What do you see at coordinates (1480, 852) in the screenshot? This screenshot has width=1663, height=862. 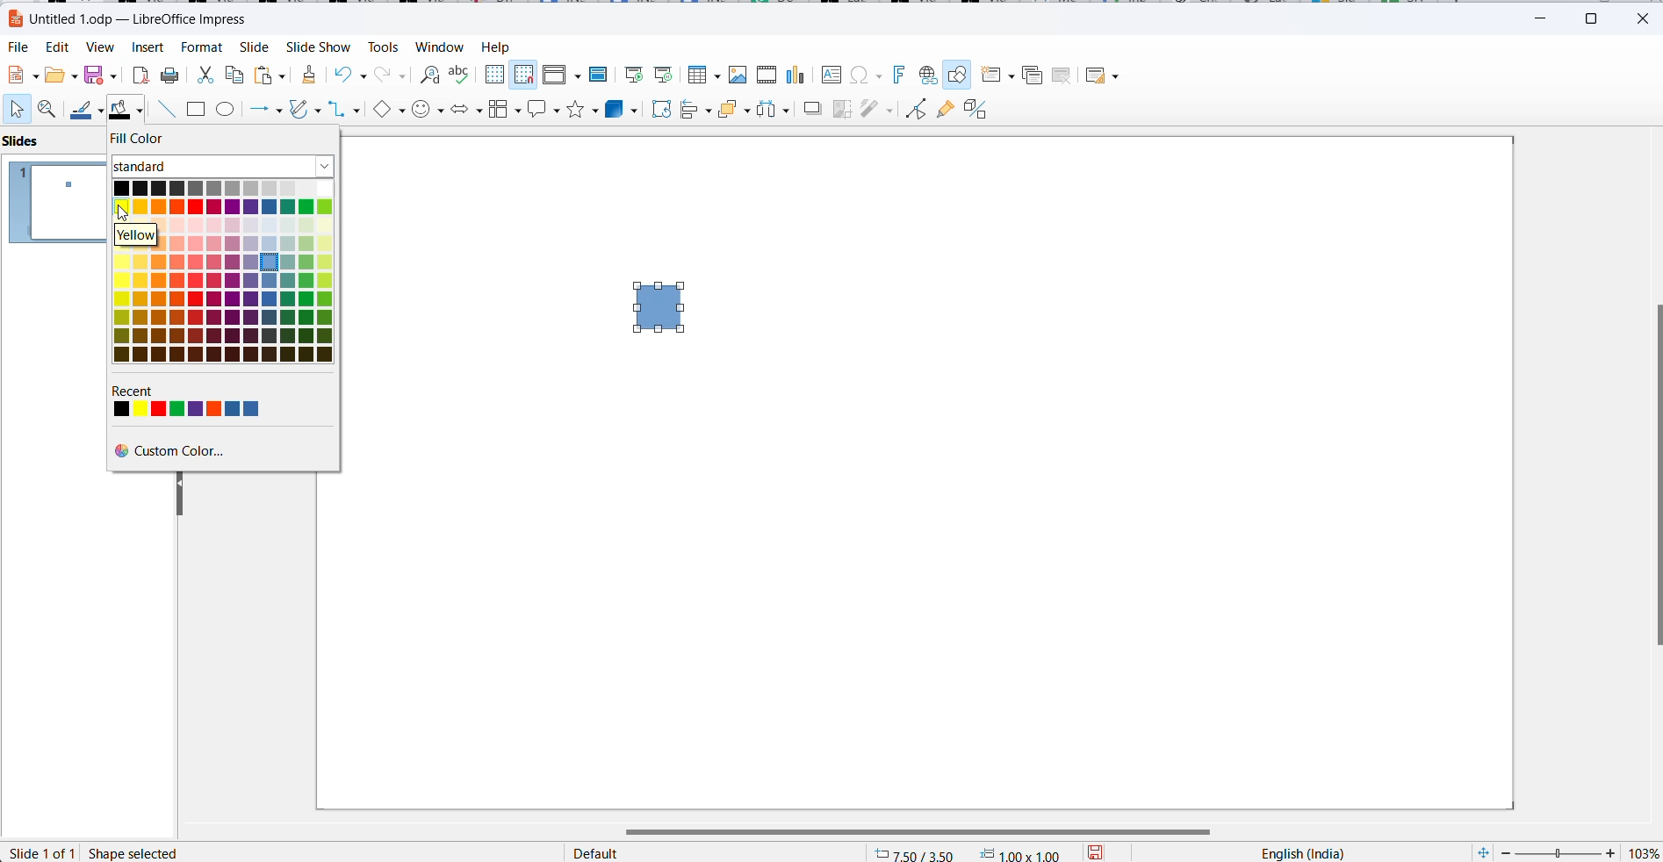 I see `fit slide to current windows` at bounding box center [1480, 852].